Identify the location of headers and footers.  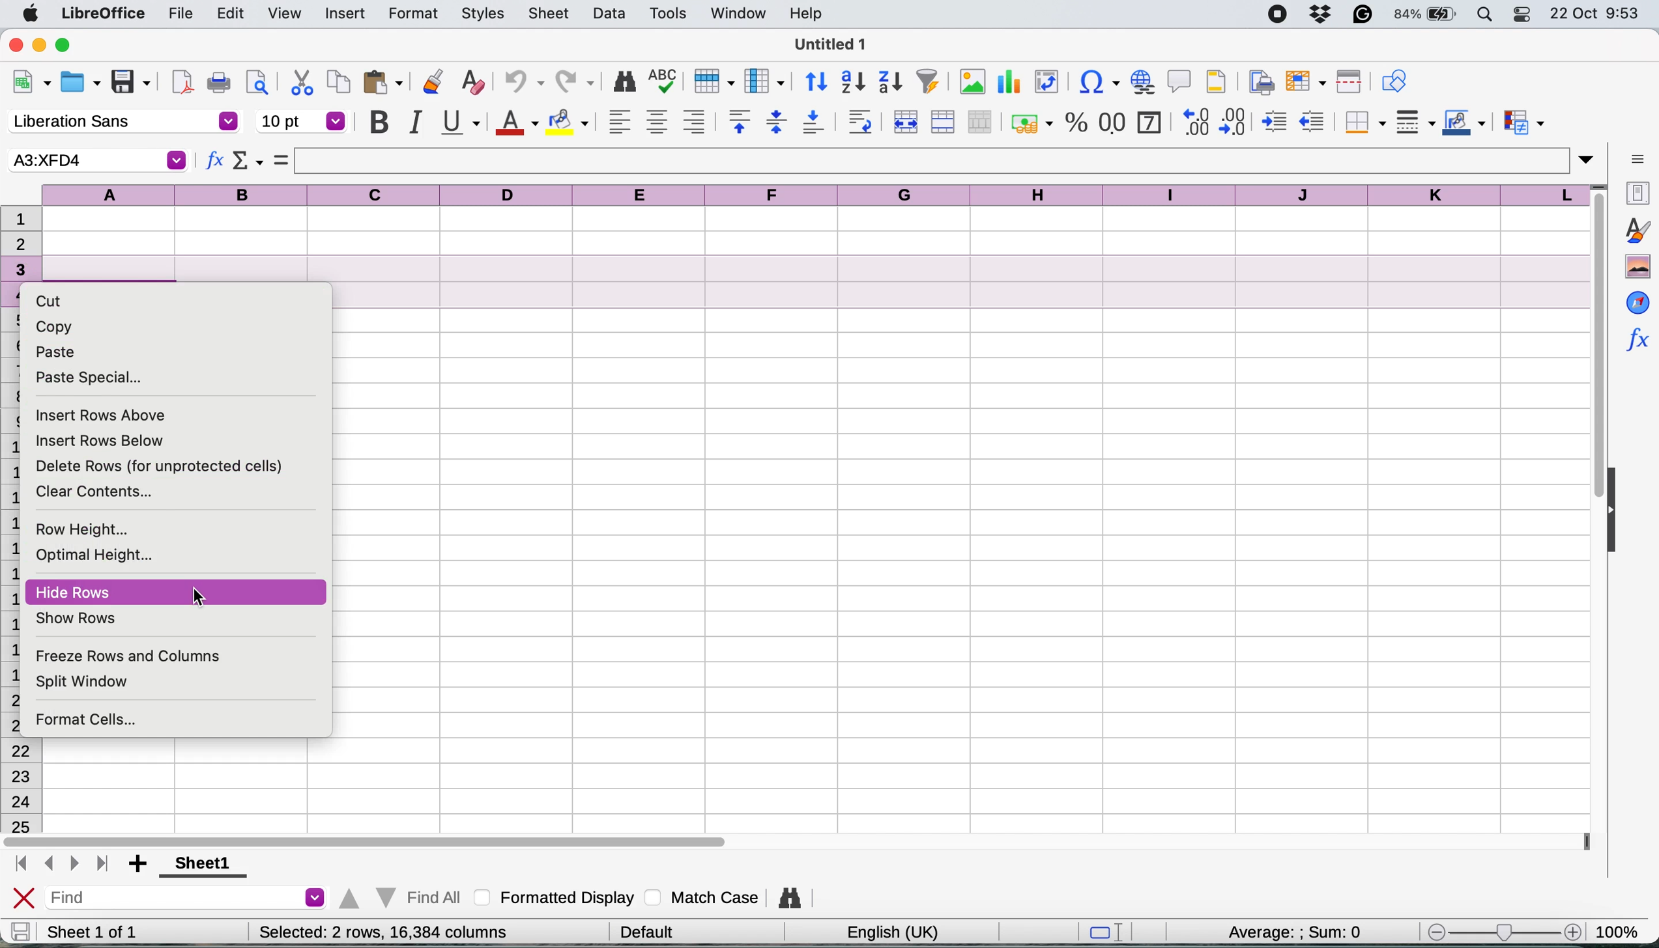
(1217, 81).